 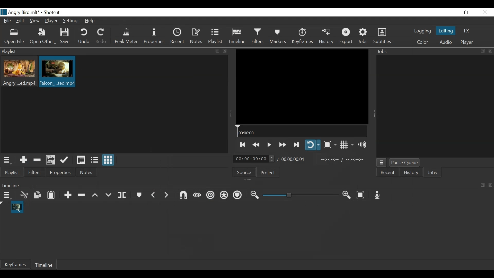 I want to click on Zoom timeline to fit, so click(x=362, y=195).